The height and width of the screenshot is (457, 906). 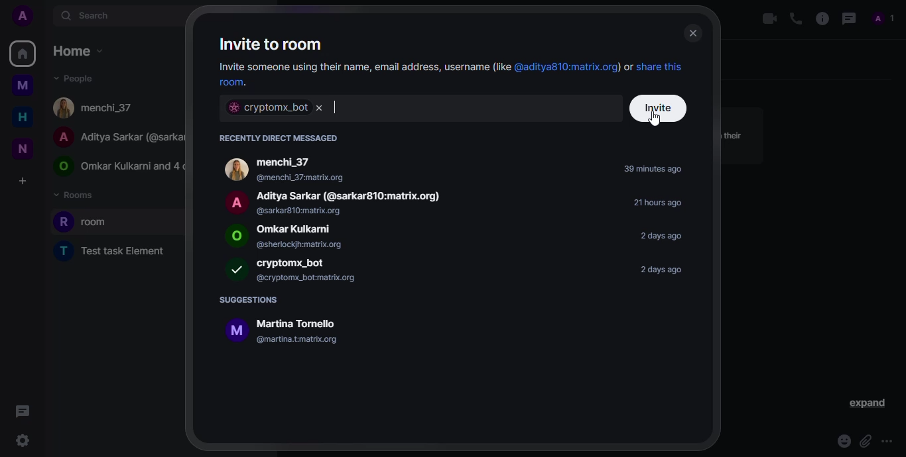 I want to click on quick settings, so click(x=23, y=440).